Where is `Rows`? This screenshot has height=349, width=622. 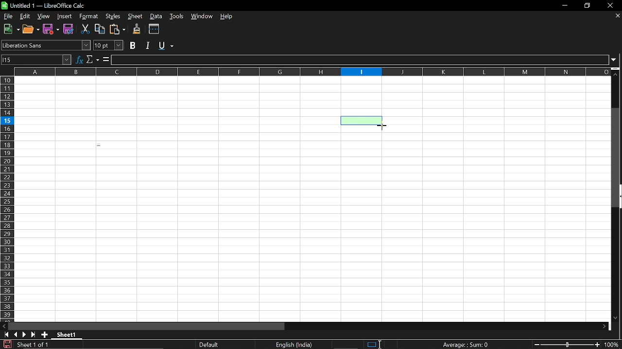
Rows is located at coordinates (7, 198).